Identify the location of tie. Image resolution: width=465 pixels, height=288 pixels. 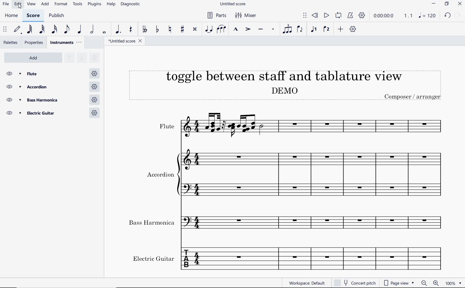
(208, 29).